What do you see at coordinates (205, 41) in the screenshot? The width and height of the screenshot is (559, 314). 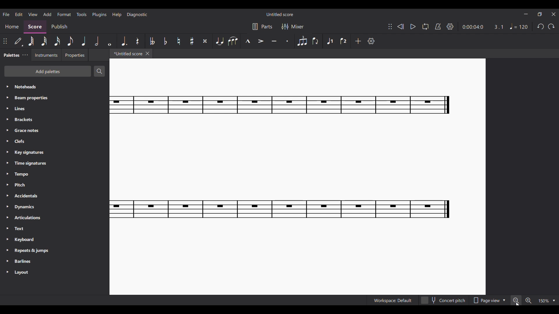 I see `Toggle double sharp` at bounding box center [205, 41].